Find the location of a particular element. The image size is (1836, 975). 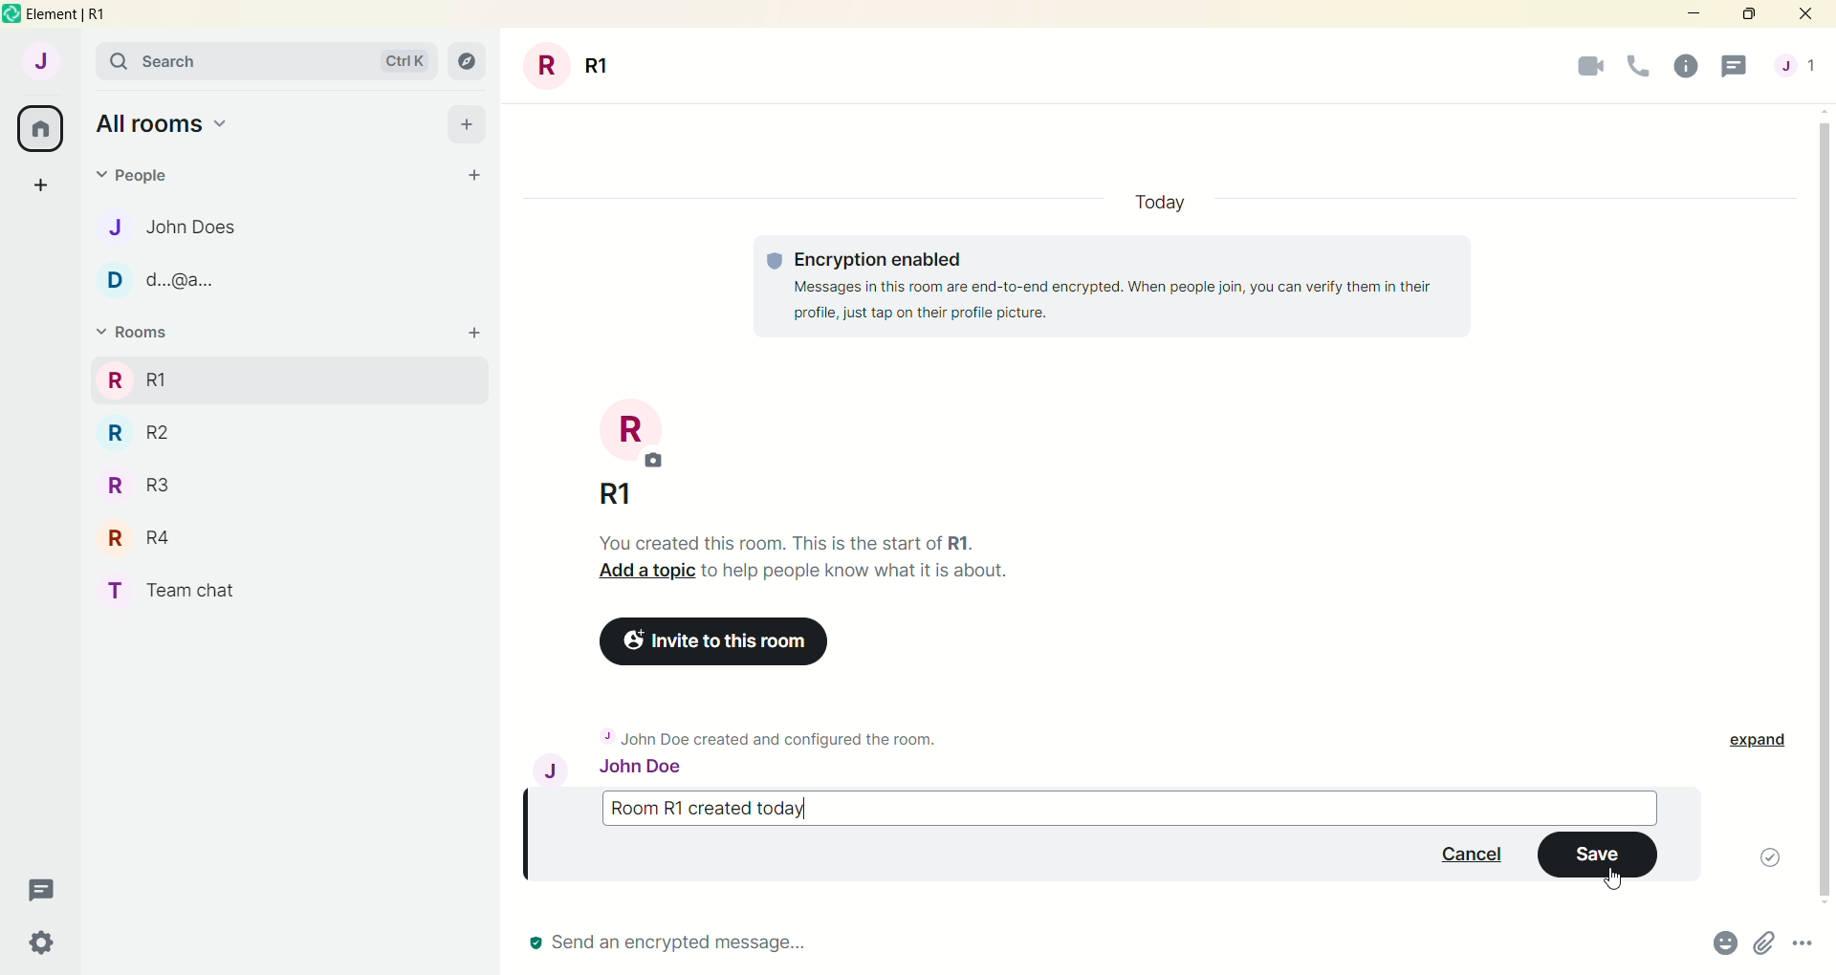

invite to this room is located at coordinates (727, 643).